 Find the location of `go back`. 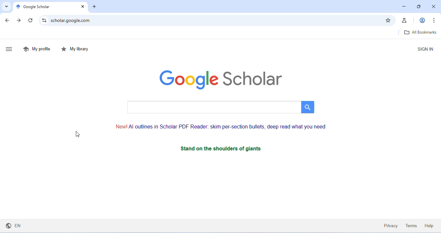

go back is located at coordinates (8, 21).